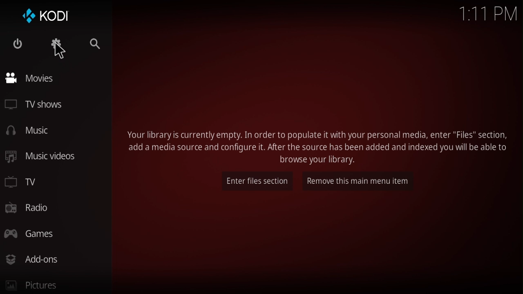 This screenshot has height=294, width=523. What do you see at coordinates (59, 48) in the screenshot?
I see `setting` at bounding box center [59, 48].